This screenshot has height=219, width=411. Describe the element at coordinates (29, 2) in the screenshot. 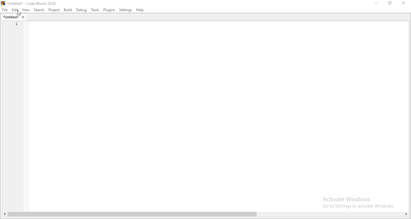

I see `Untitled- Code: Block 20.03` at that location.